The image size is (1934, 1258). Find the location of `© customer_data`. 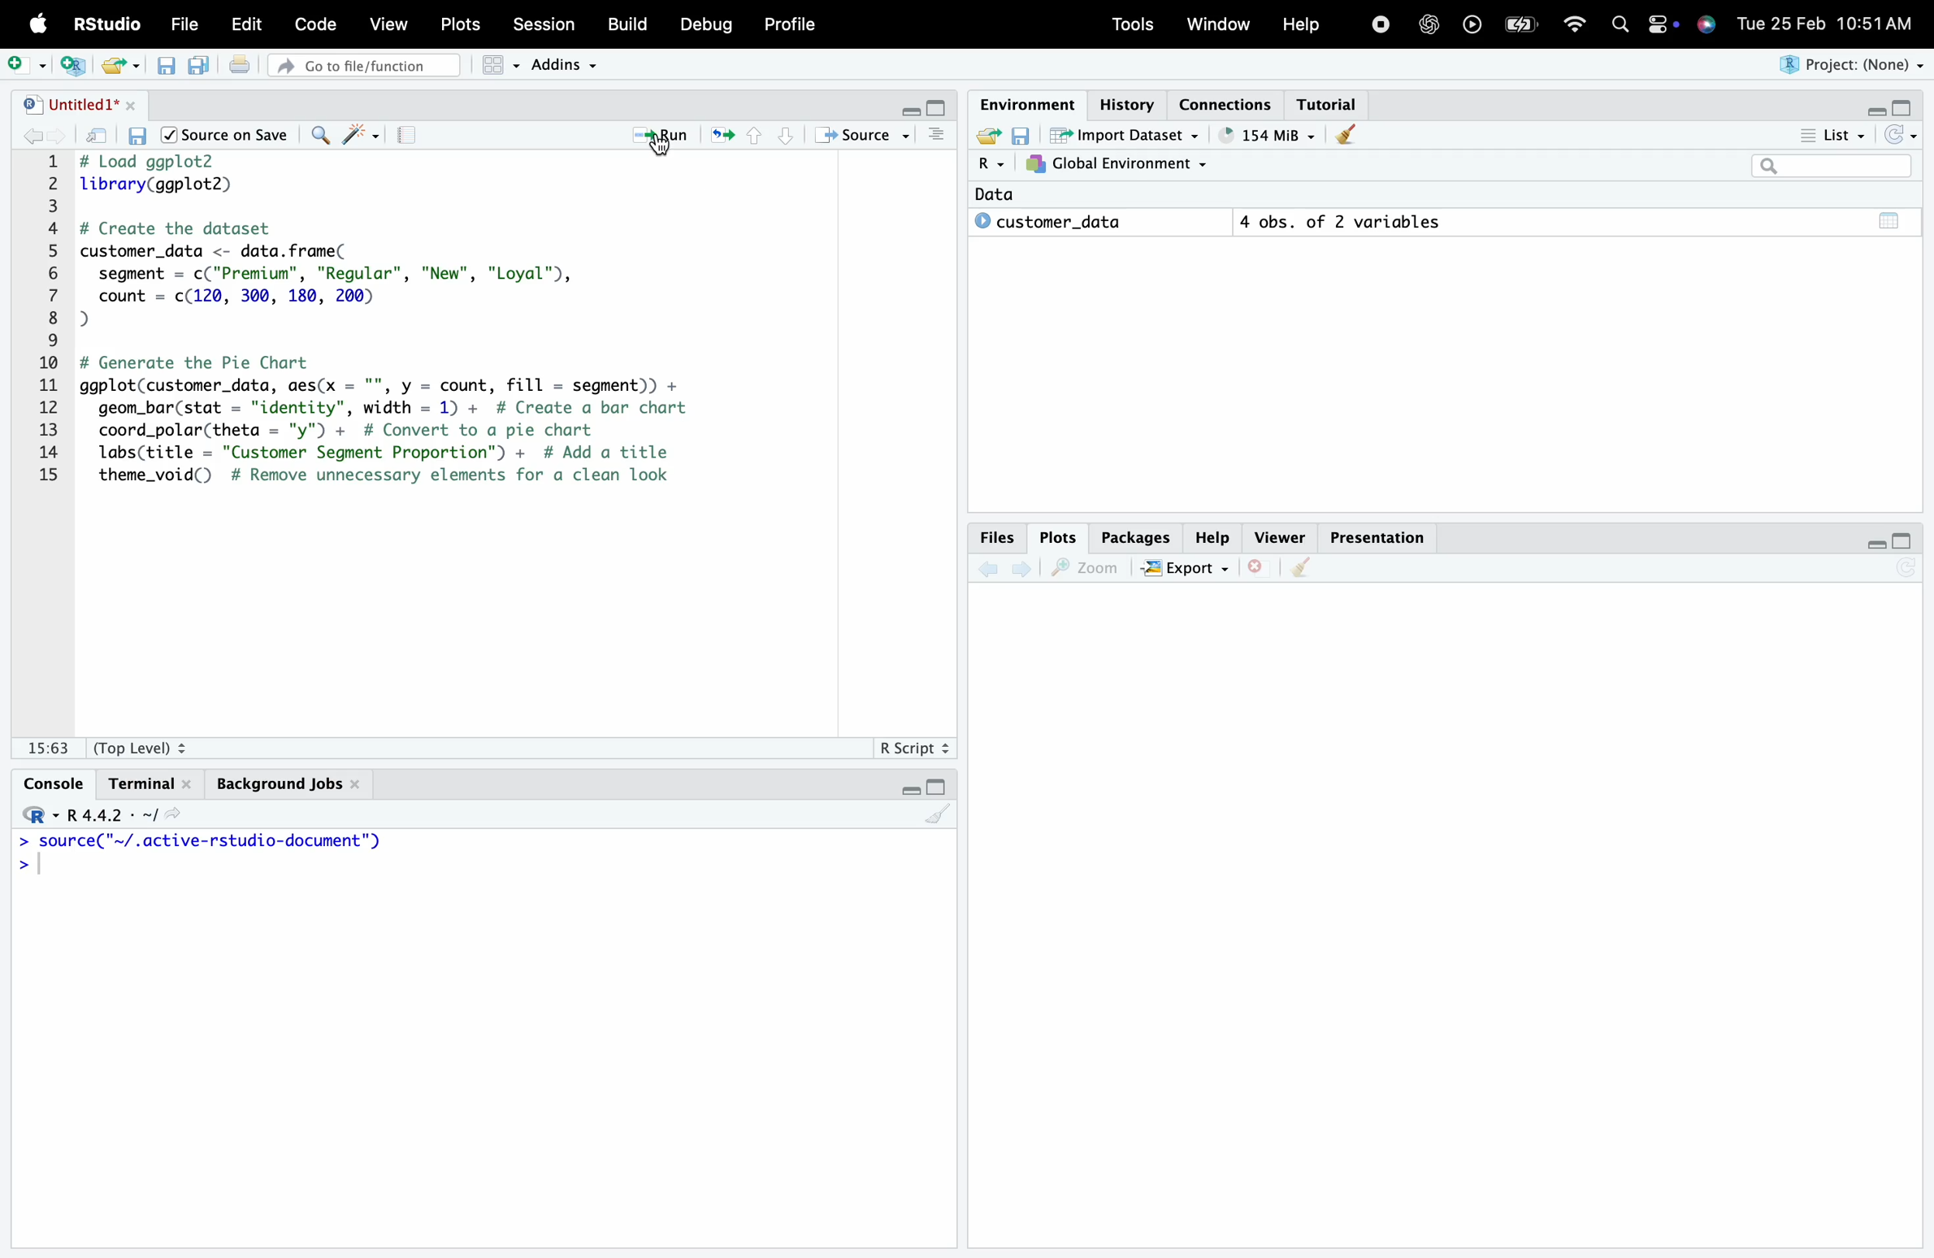

© customer_data is located at coordinates (1070, 223).